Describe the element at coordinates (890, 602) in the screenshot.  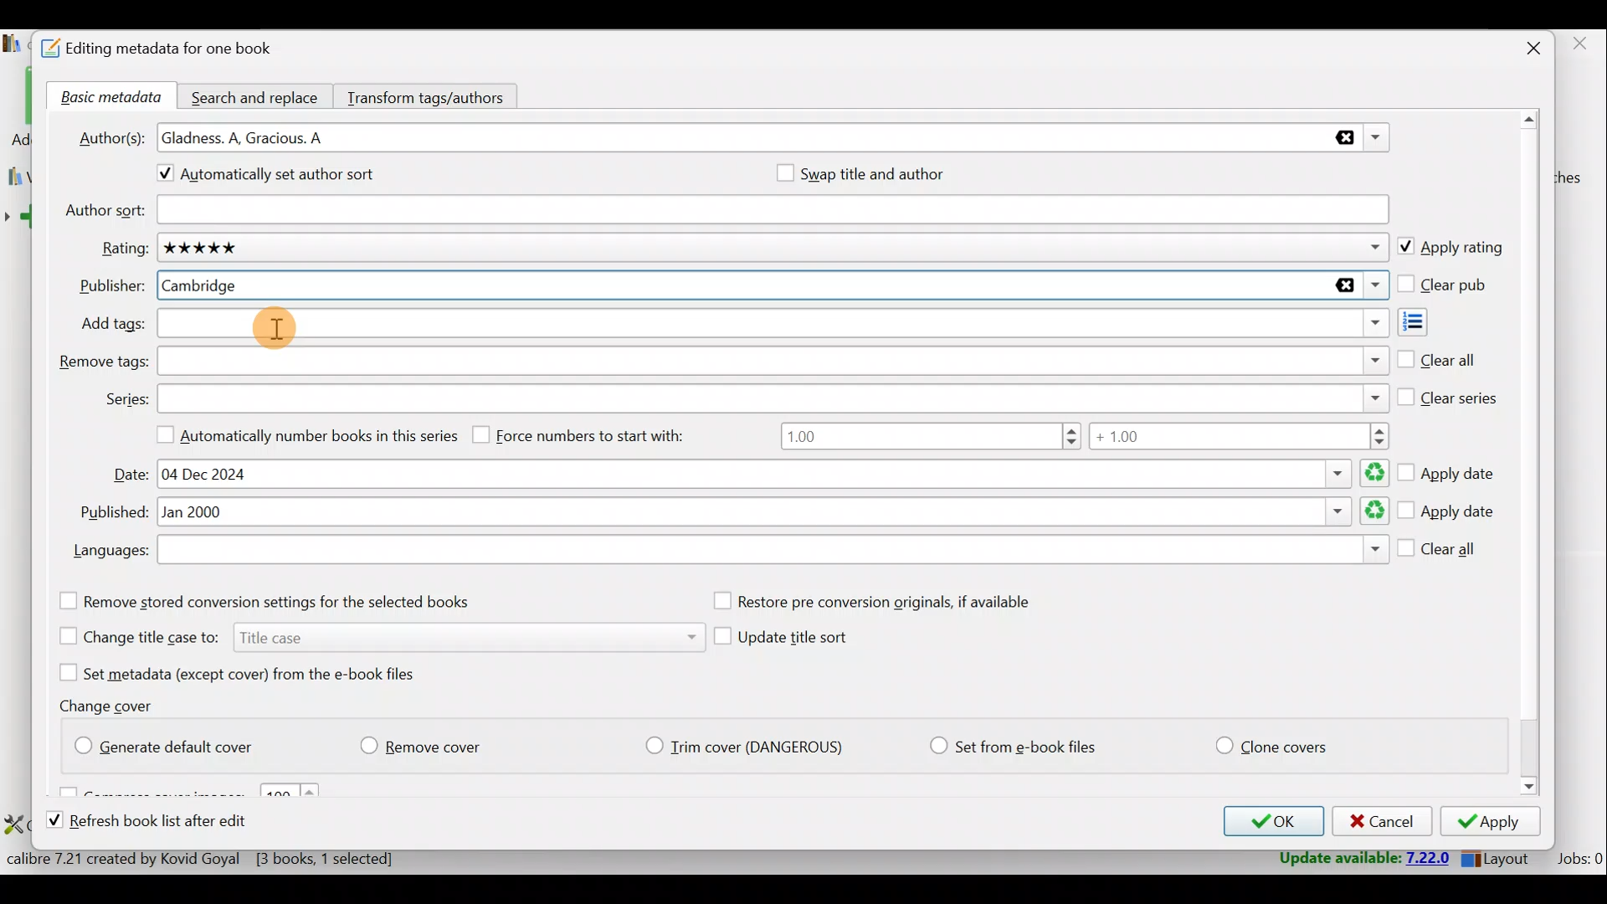
I see `Restore pre conversion originals, if available` at that location.